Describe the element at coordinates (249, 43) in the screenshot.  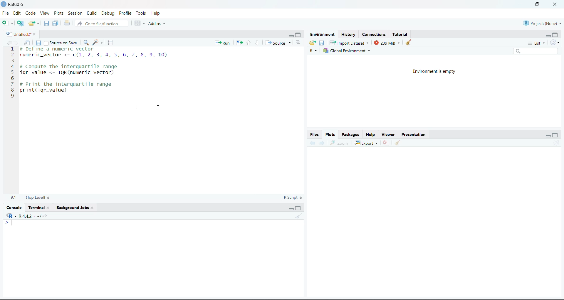
I see `Go to previous section/chunk (Ctrl + PgUp)` at that location.